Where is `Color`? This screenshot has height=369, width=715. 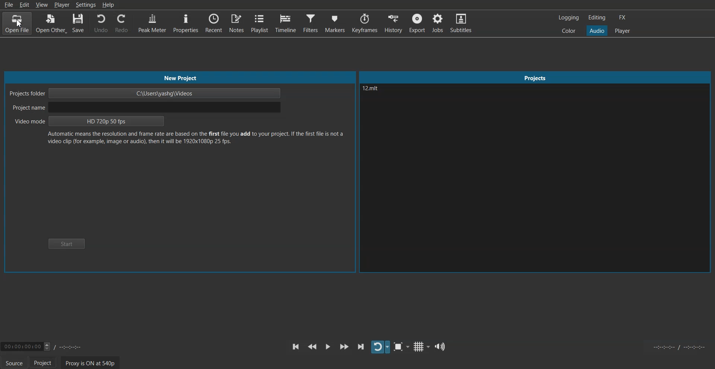
Color is located at coordinates (569, 31).